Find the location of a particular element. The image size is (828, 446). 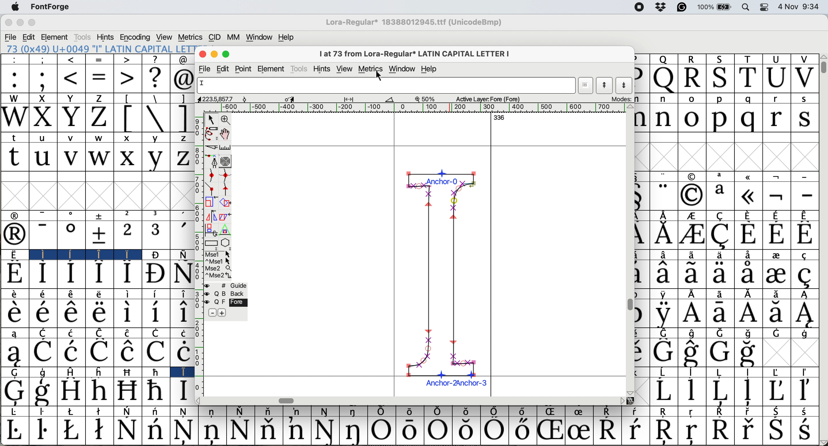

V is located at coordinates (804, 78).